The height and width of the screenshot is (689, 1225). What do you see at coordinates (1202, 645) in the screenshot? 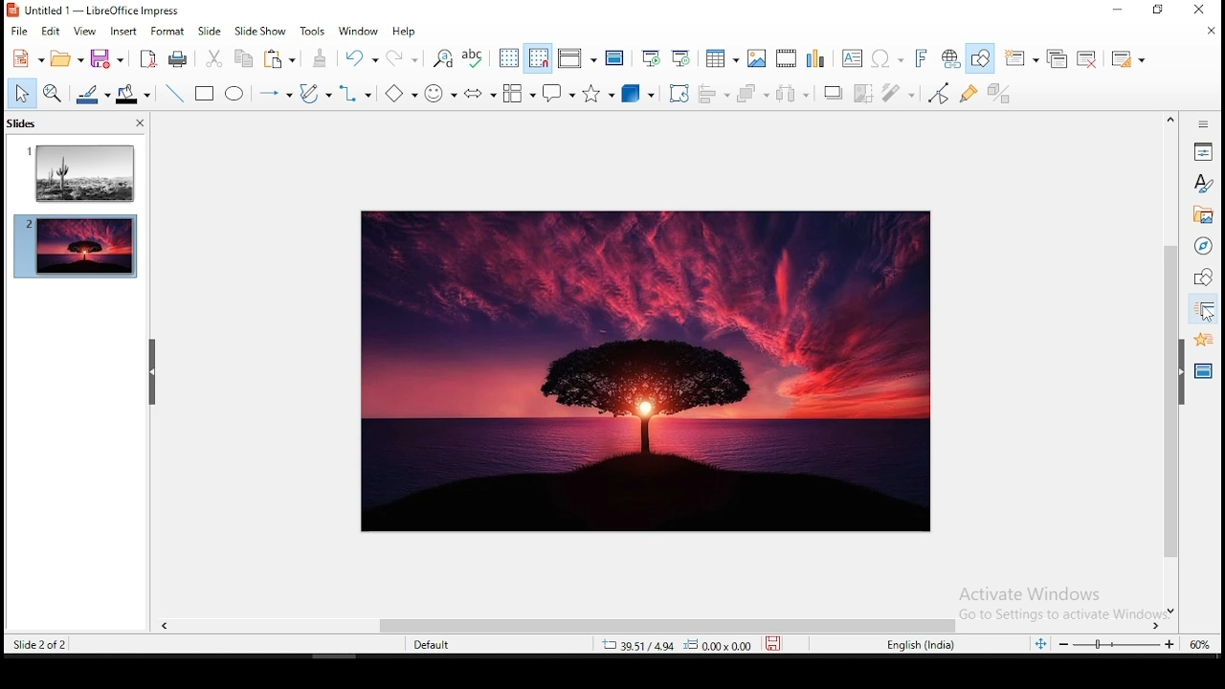
I see `zoom level` at bounding box center [1202, 645].